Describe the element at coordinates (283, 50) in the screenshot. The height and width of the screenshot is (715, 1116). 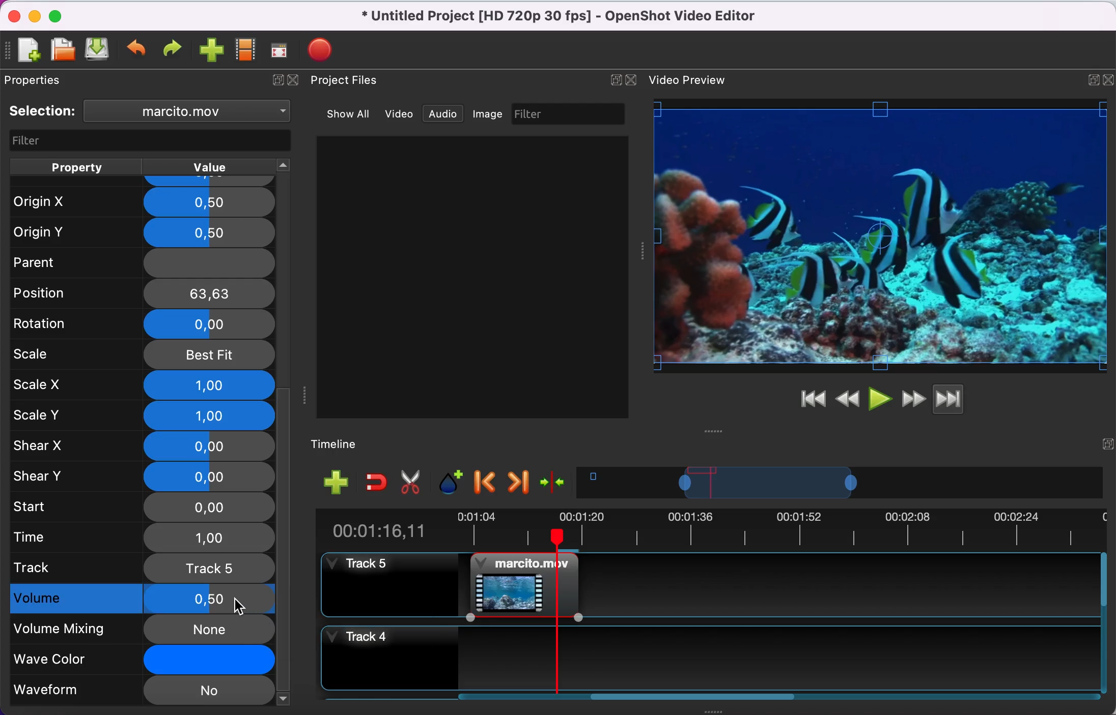
I see `full screen` at that location.